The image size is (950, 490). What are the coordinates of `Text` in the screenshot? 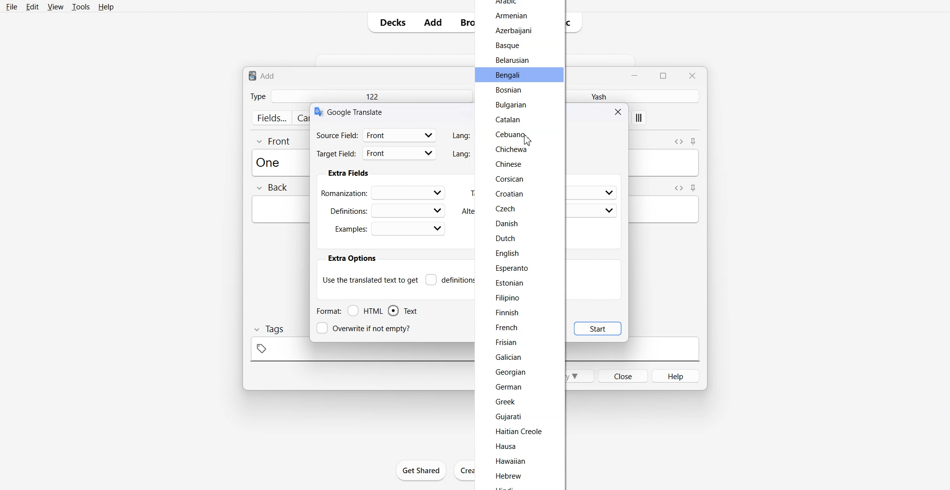 It's located at (262, 75).